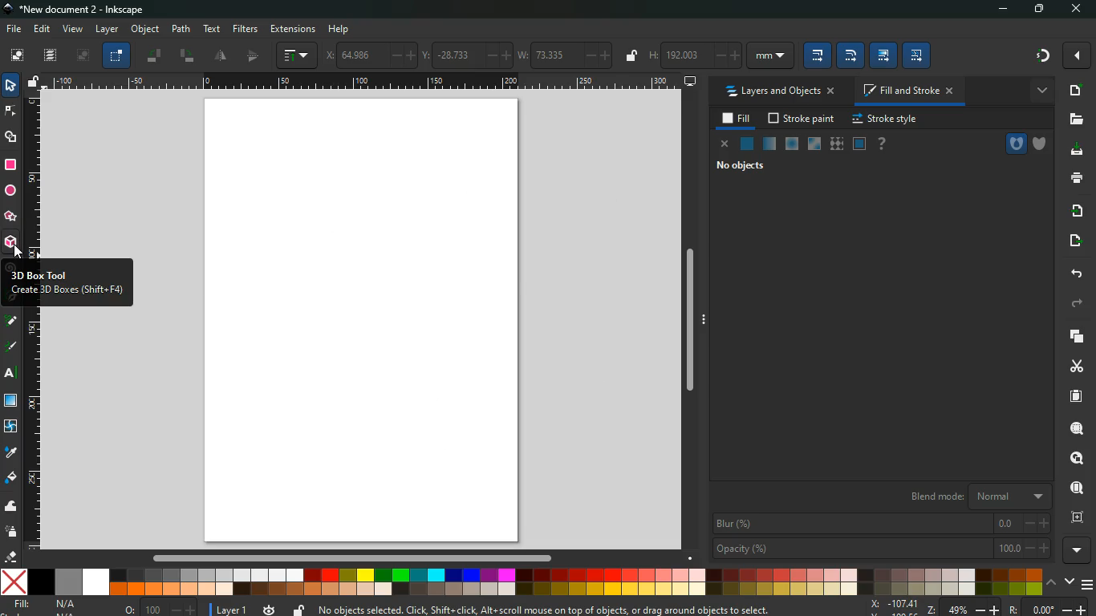 This screenshot has width=1096, height=616. Describe the element at coordinates (695, 322) in the screenshot. I see `Scroll bar` at that location.